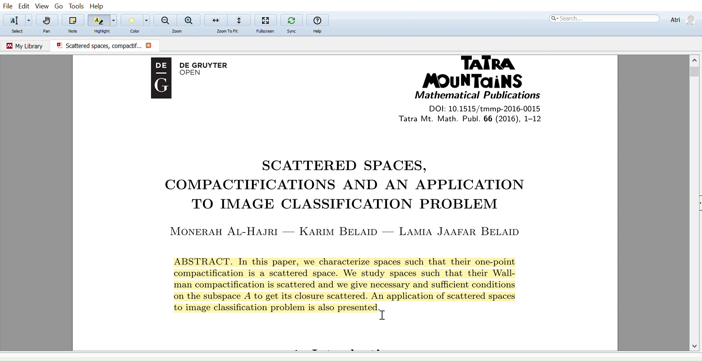 This screenshot has width=702, height=361. I want to click on Sync, so click(291, 19).